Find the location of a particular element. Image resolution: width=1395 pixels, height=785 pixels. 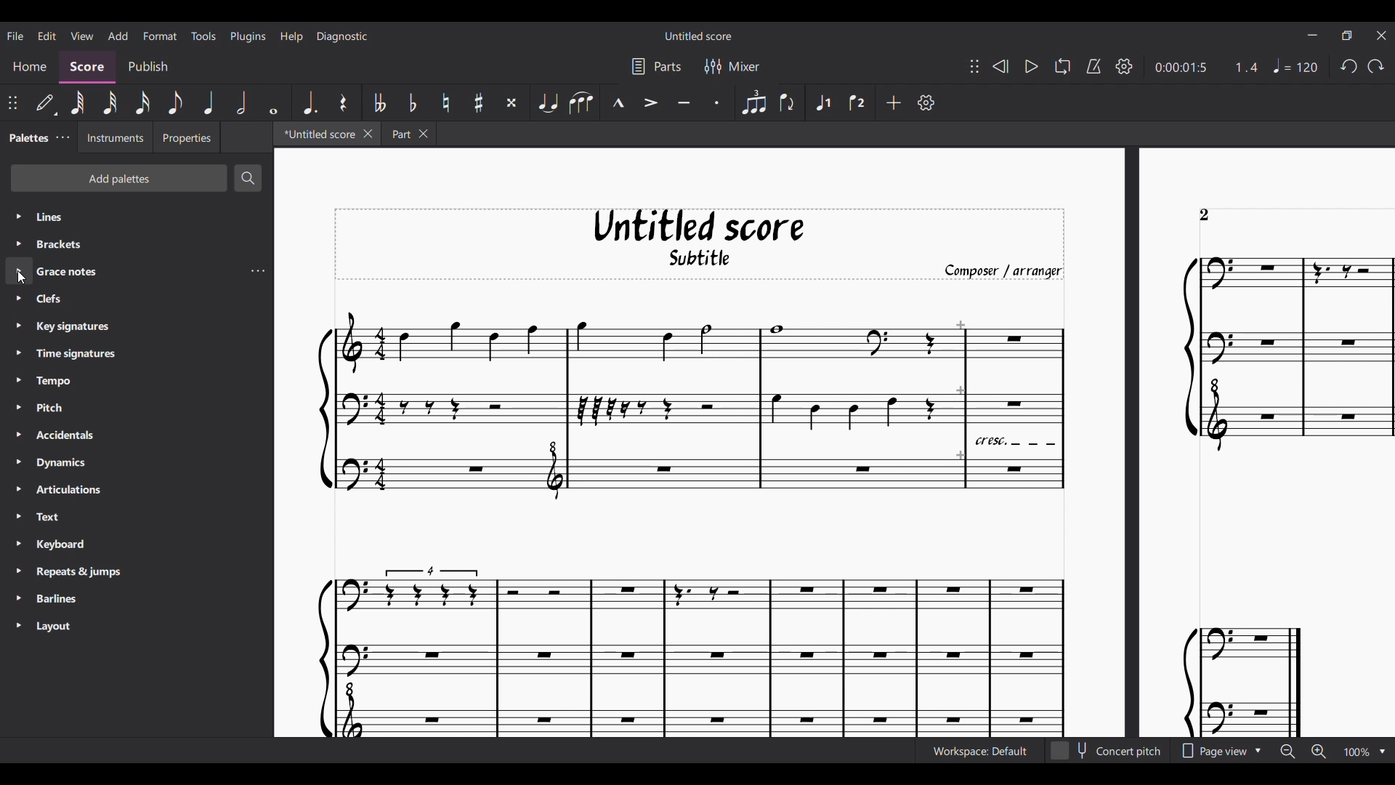

Augmentation dot is located at coordinates (308, 103).